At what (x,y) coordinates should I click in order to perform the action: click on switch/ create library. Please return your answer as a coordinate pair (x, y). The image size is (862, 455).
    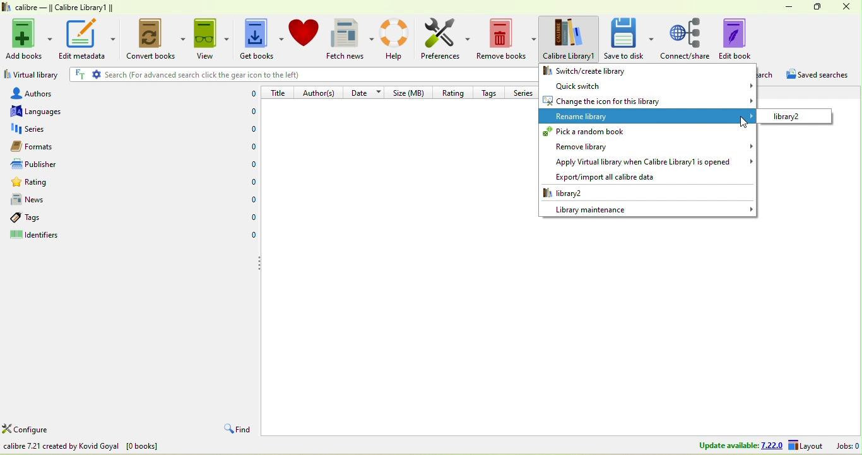
    Looking at the image, I should click on (609, 70).